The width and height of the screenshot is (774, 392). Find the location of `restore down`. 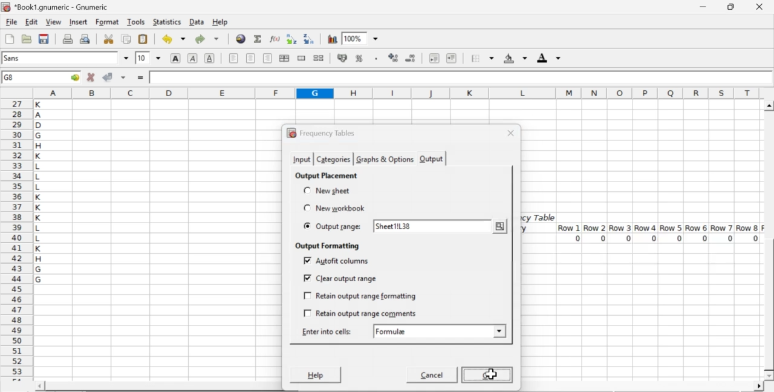

restore down is located at coordinates (732, 7).